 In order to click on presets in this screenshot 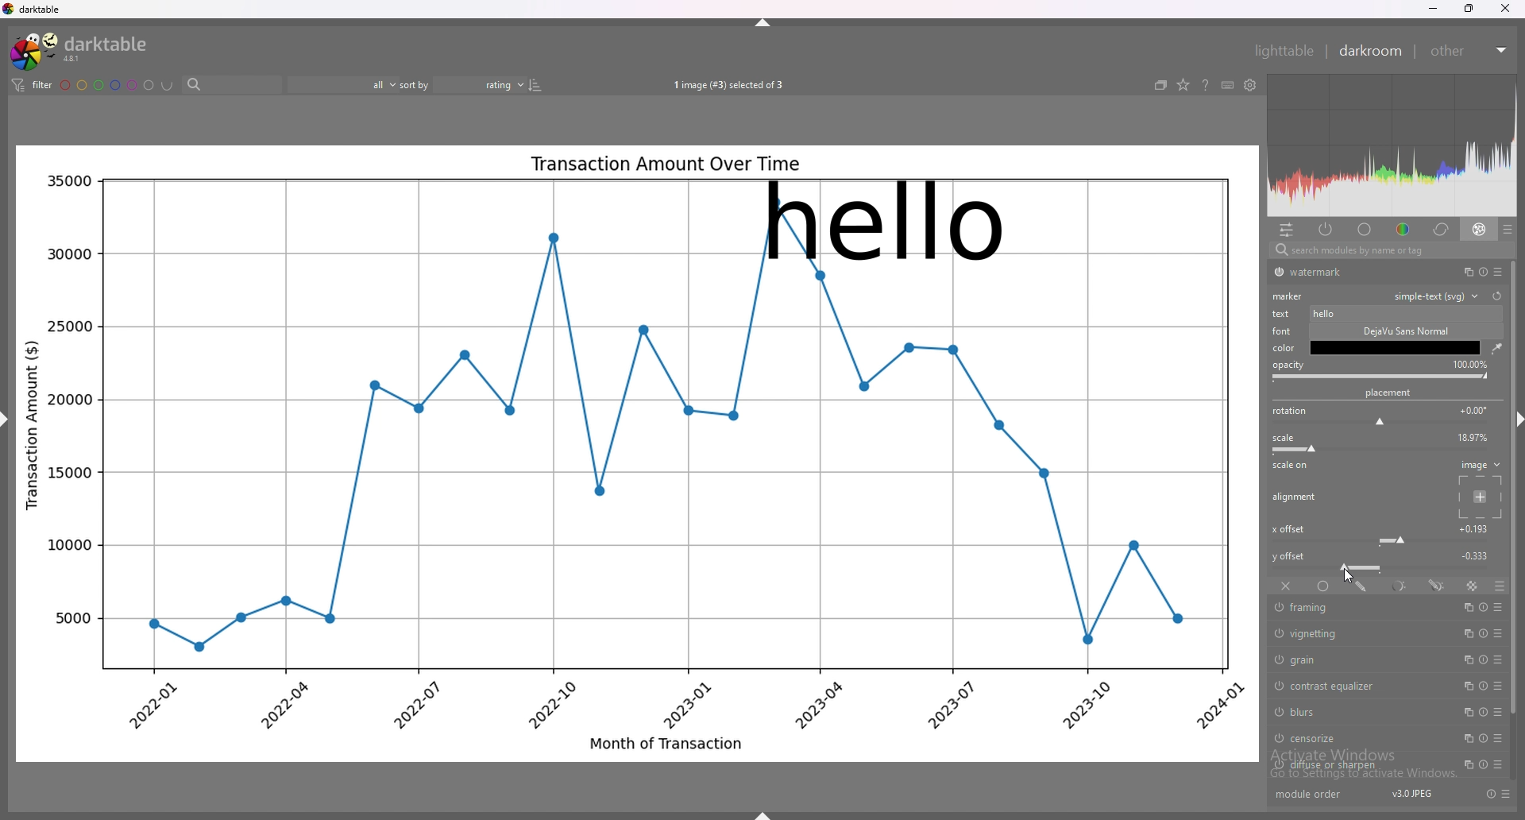, I will do `click(1499, 660)`.